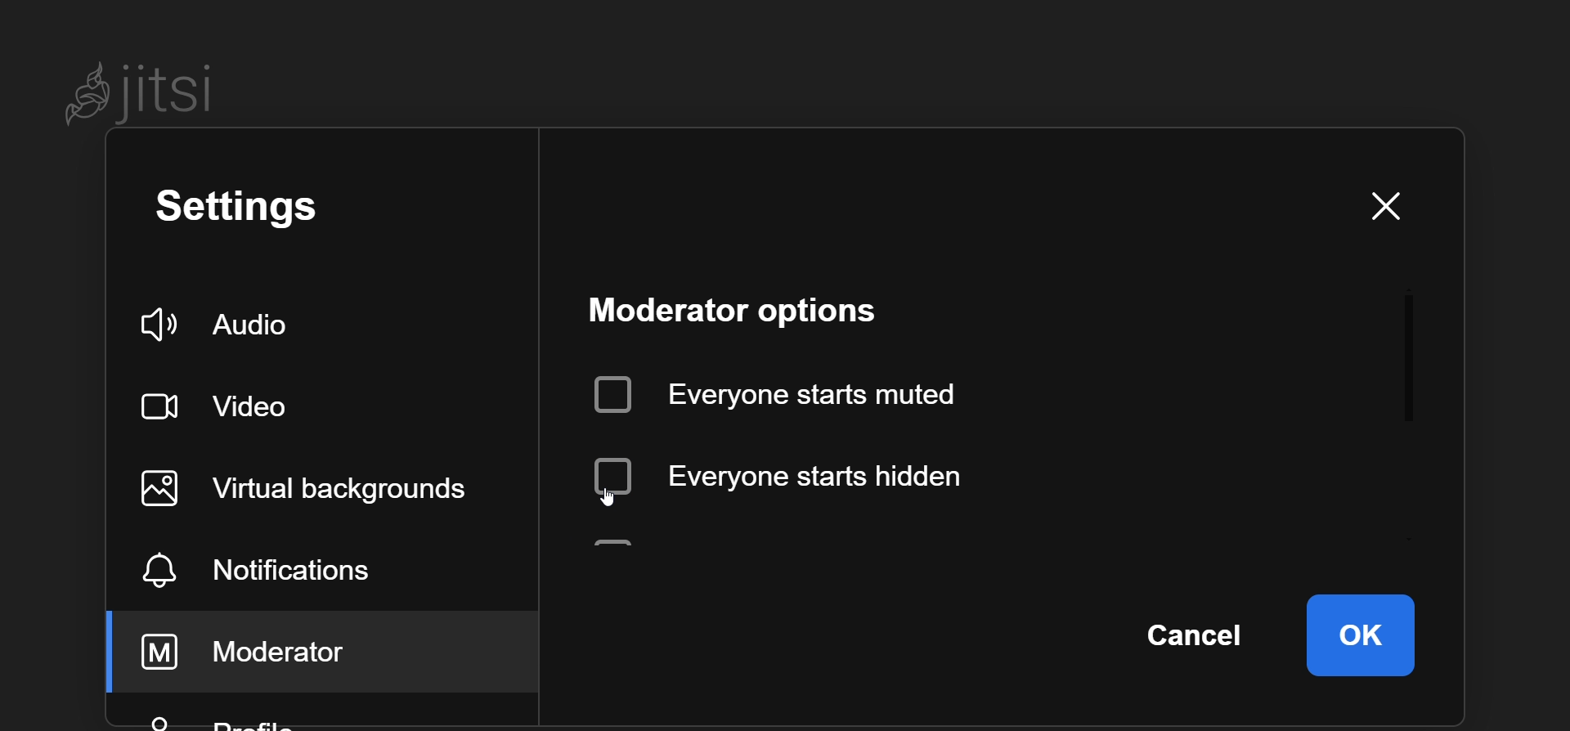 The image size is (1570, 731). Describe the element at coordinates (800, 392) in the screenshot. I see `everyone starts muted` at that location.